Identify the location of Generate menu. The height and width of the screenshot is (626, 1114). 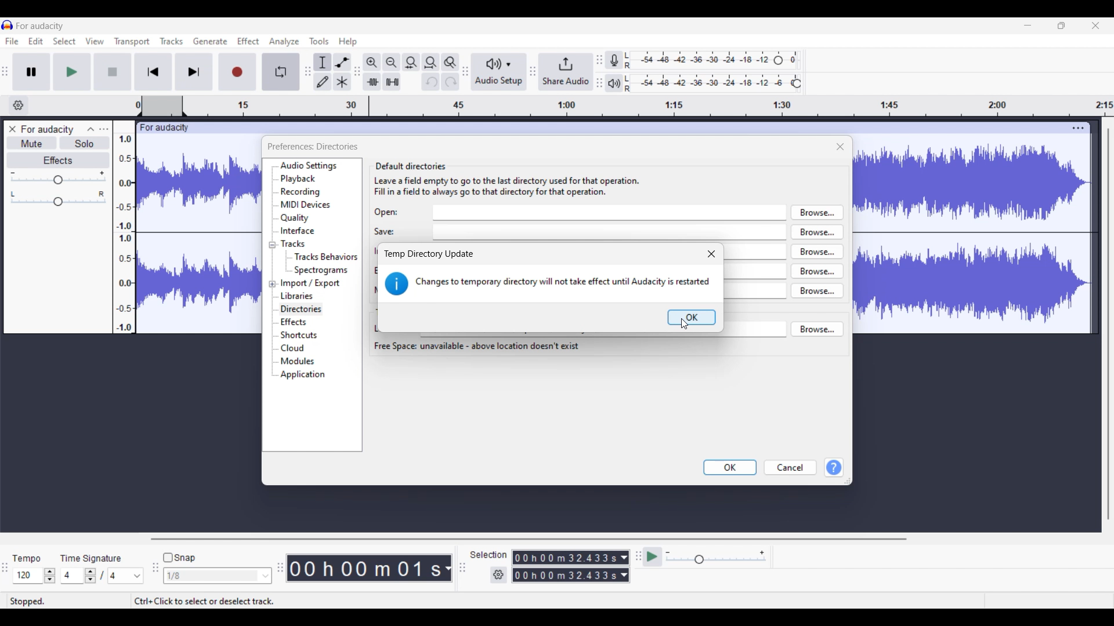
(210, 41).